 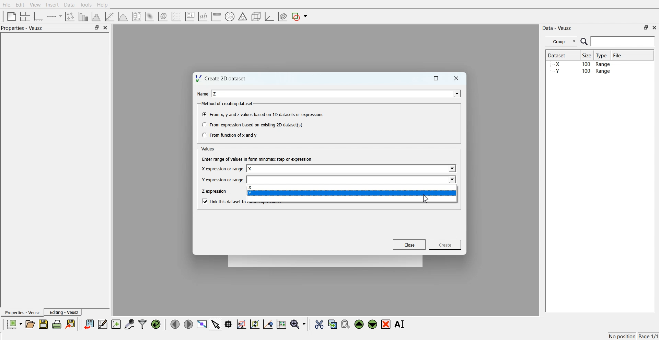 I want to click on MX expression or range, so click(x=222, y=169).